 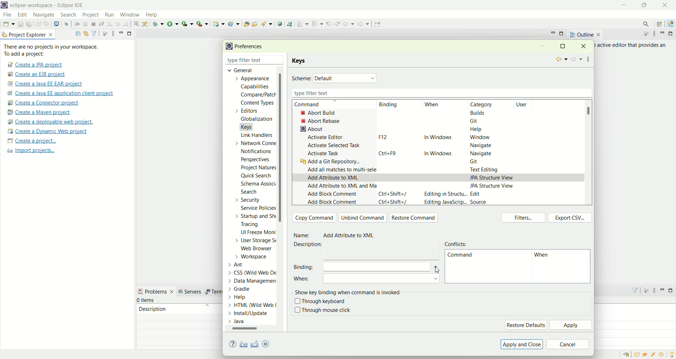 What do you see at coordinates (352, 236) in the screenshot?
I see `Add Attribute to XML` at bounding box center [352, 236].